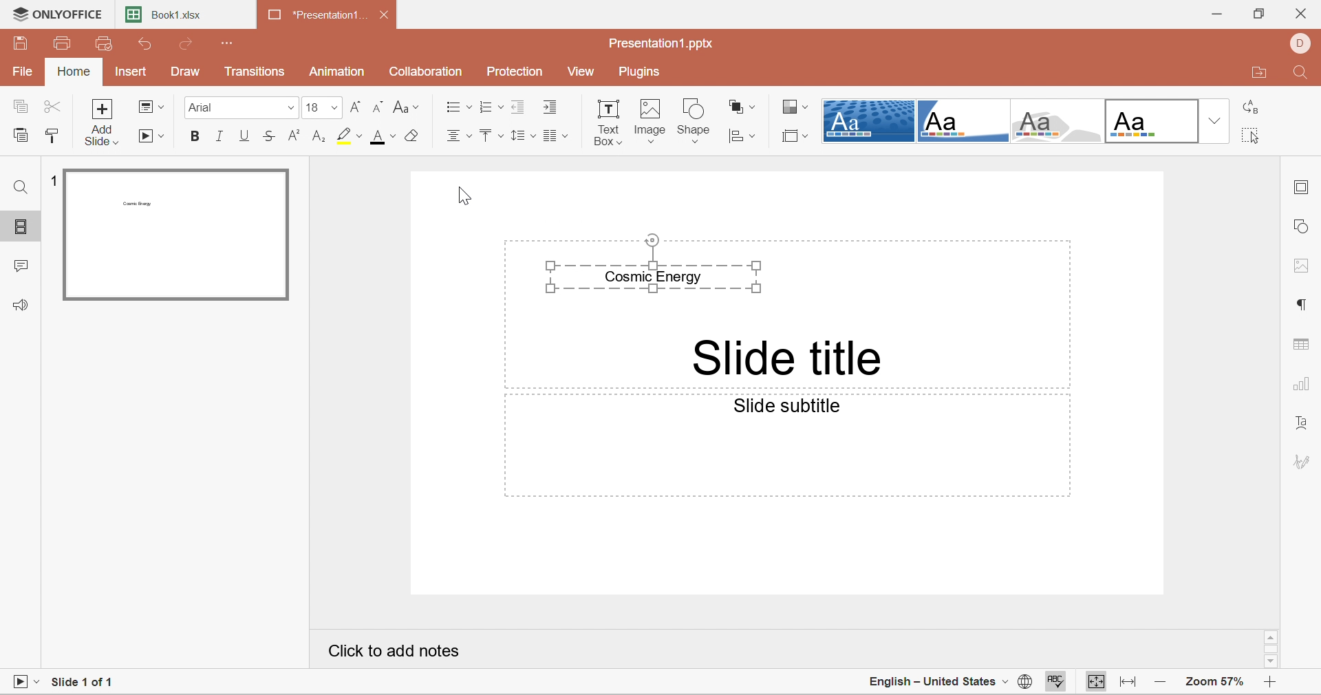  What do you see at coordinates (52, 107) in the screenshot?
I see `Cut` at bounding box center [52, 107].